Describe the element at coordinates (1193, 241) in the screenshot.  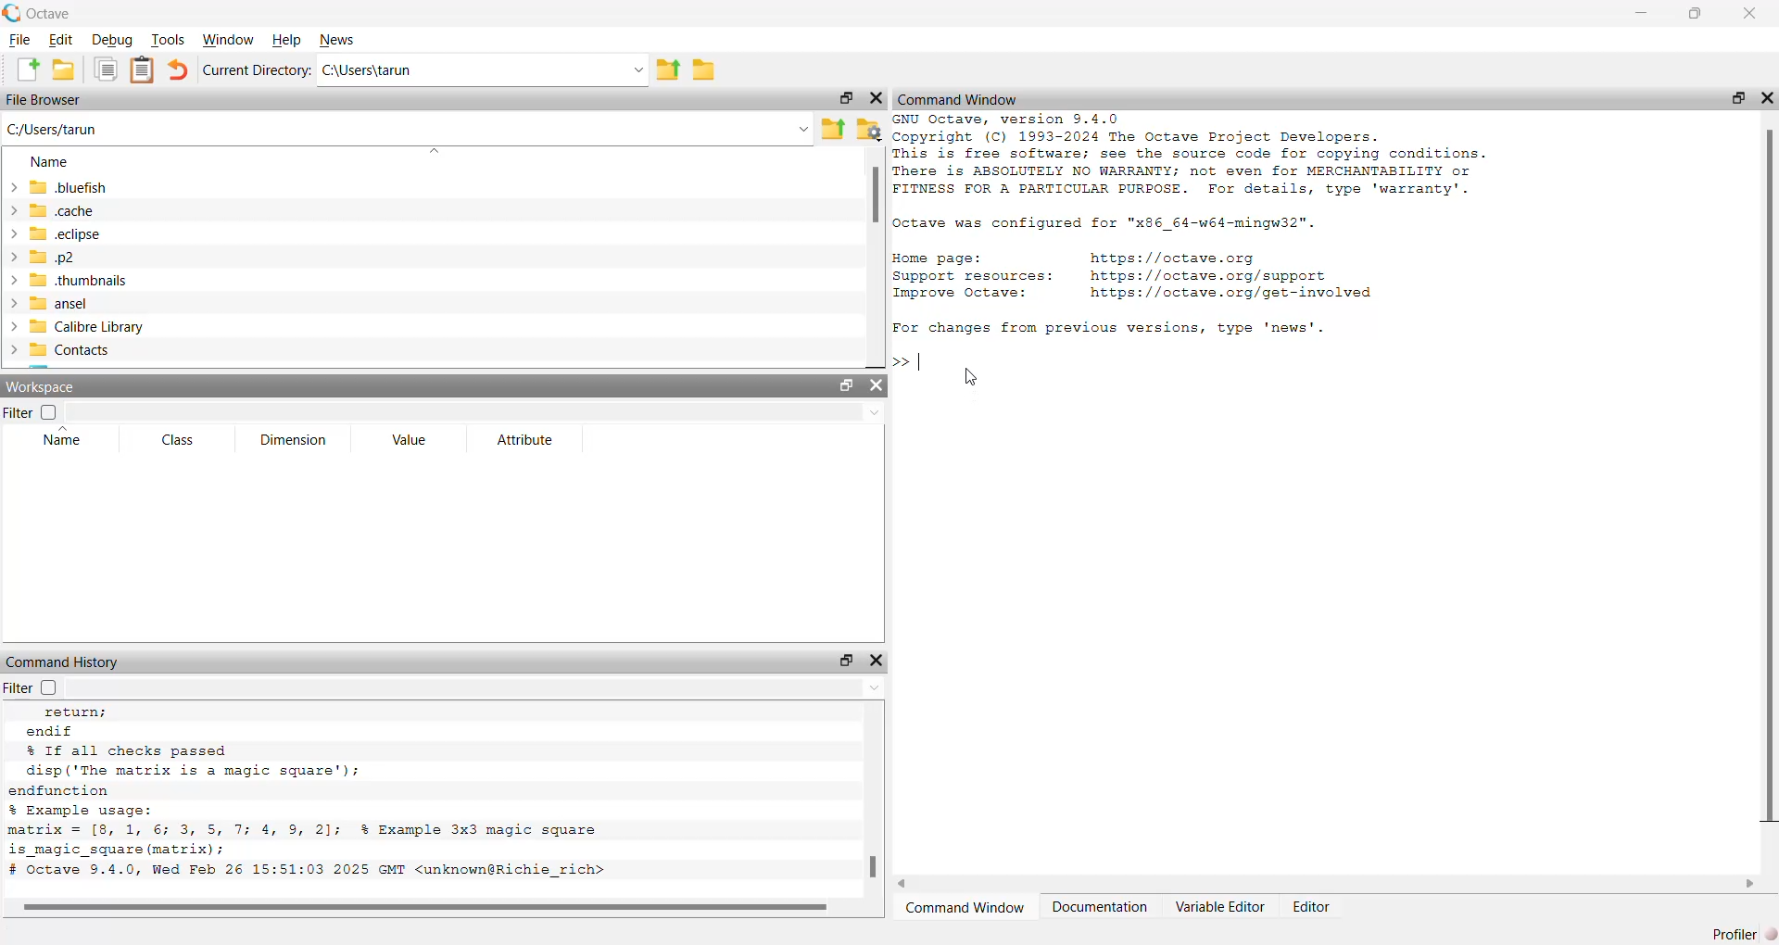
I see `GNU Octave, version 5.4.0Copyright (C) 1993-2024 The Octave Project Developers.This is free software; see the source code for copying conditions.There is ABSOLUTELY NO WARRANTY; not even for MERCHANTABILITY orFITNESS FOR A PARTICULAR PURPOSE. For details, type 'warranty'.Octave was configured for "x86_64-w64-mingw32".Home page: https: //octave.orgSupport resources:  https://octave.org/supportImprove Octave: https: //octave.org/get-involvedFor changes from previous versions, type 'news'.>» ` at that location.